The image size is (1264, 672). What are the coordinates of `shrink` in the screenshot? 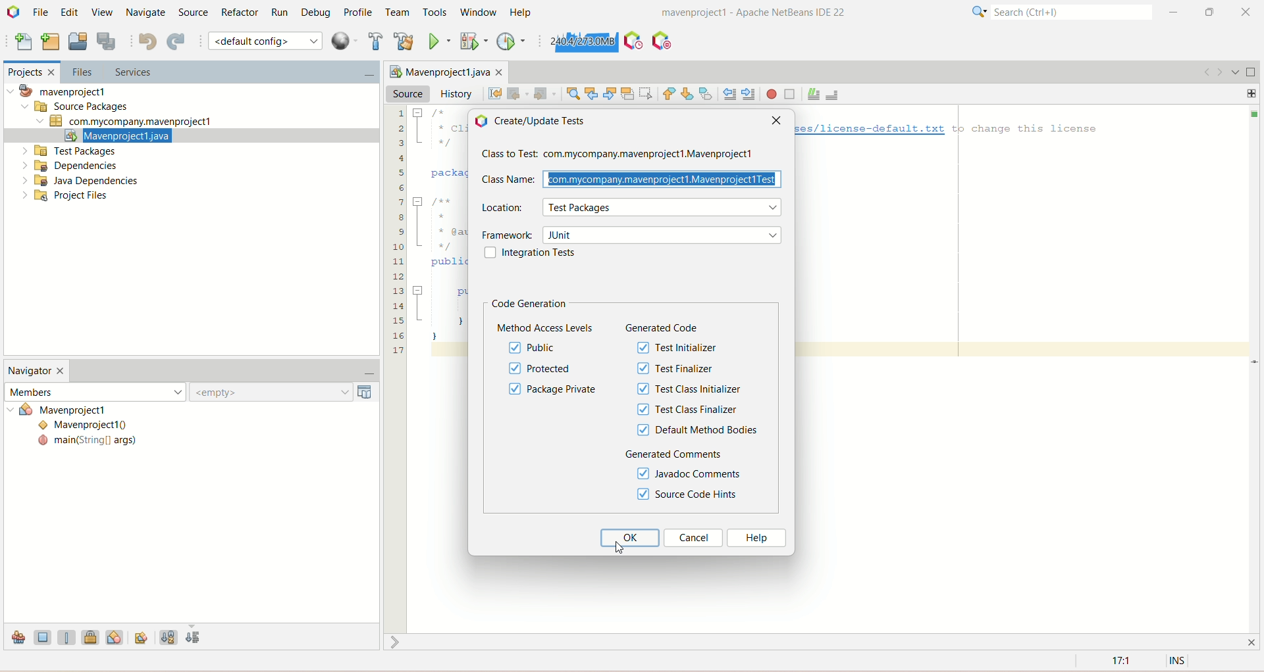 It's located at (397, 642).